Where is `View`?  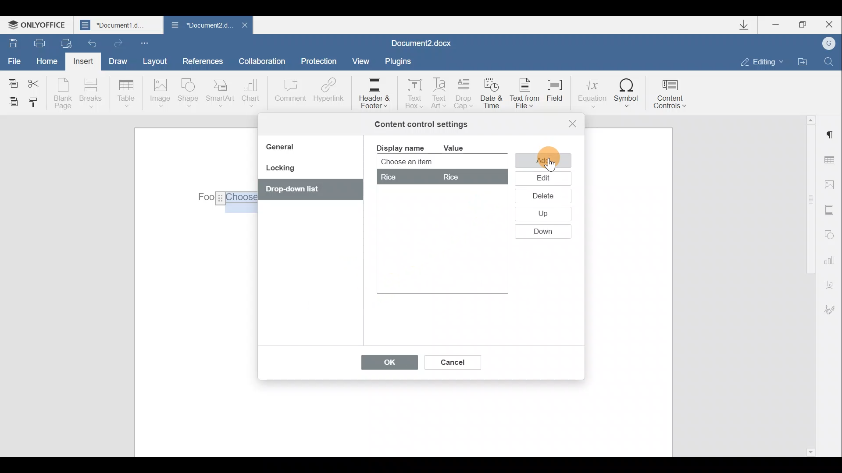 View is located at coordinates (361, 60).